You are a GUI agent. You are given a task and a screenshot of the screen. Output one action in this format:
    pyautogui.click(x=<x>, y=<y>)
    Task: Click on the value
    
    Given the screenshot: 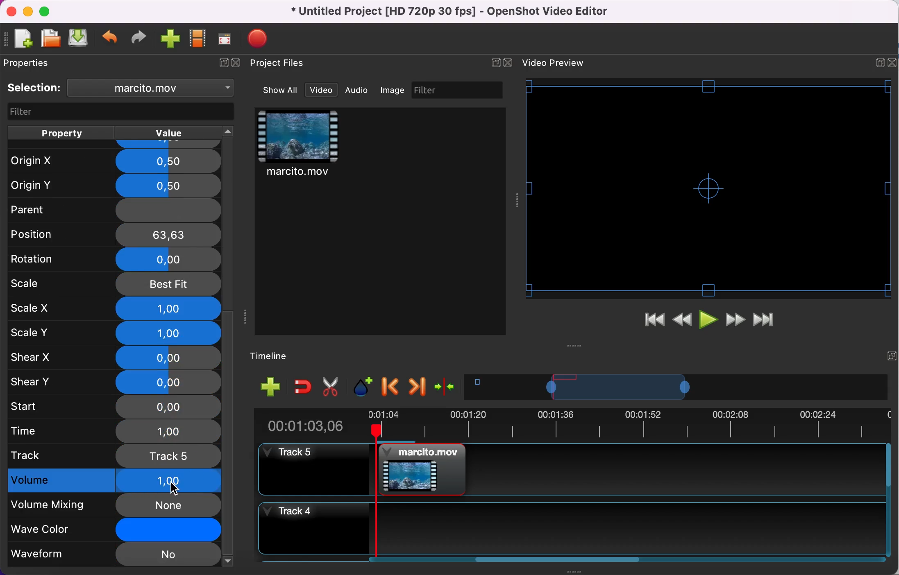 What is the action you would take?
    pyautogui.click(x=167, y=133)
    